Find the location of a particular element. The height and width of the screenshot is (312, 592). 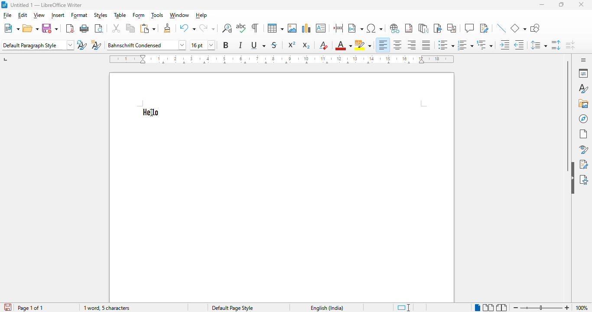

paste is located at coordinates (148, 28).